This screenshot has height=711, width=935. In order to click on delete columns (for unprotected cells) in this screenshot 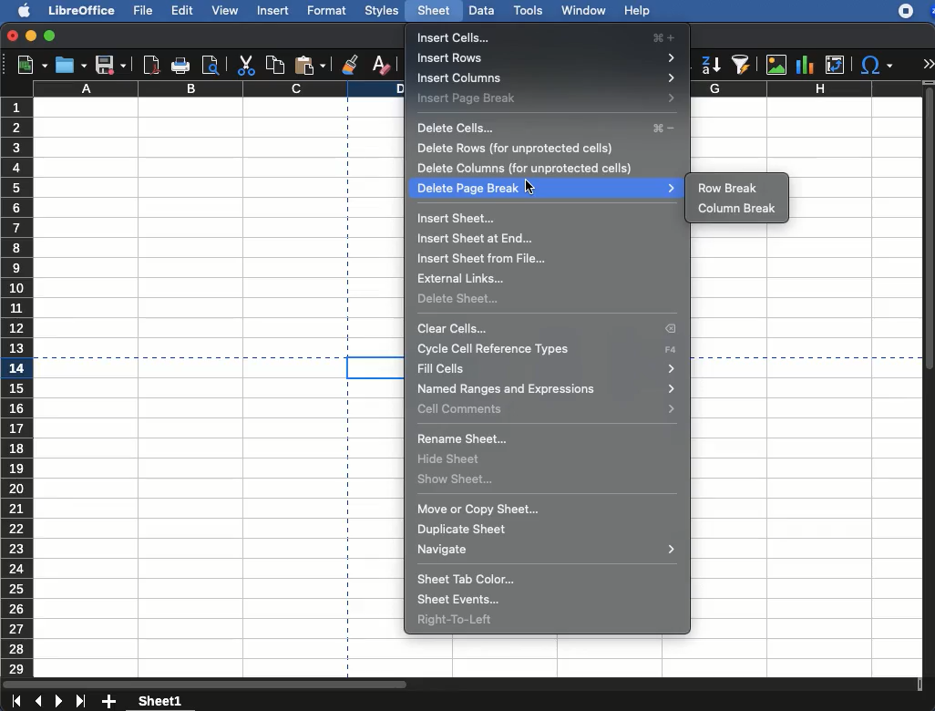, I will do `click(524, 168)`.